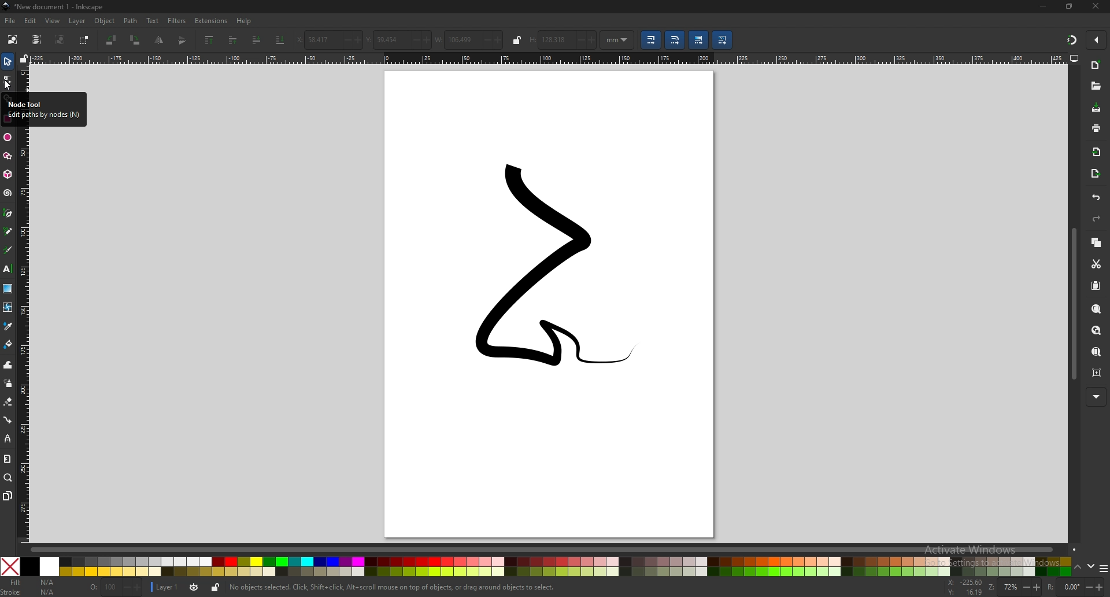 The height and width of the screenshot is (597, 1110). I want to click on node, so click(8, 80).